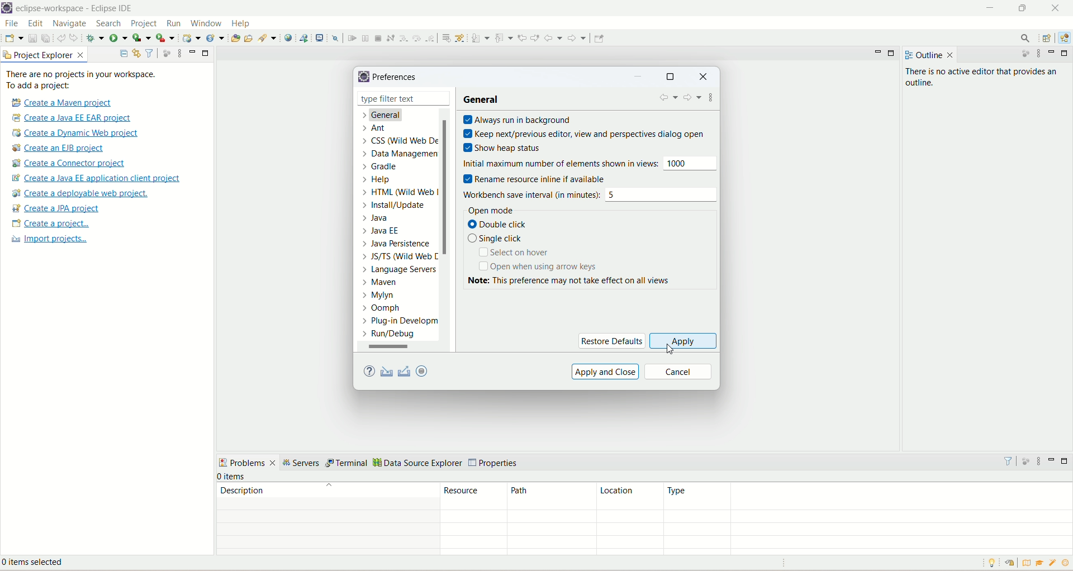 This screenshot has height=571, width=1073. What do you see at coordinates (75, 37) in the screenshot?
I see `redo` at bounding box center [75, 37].